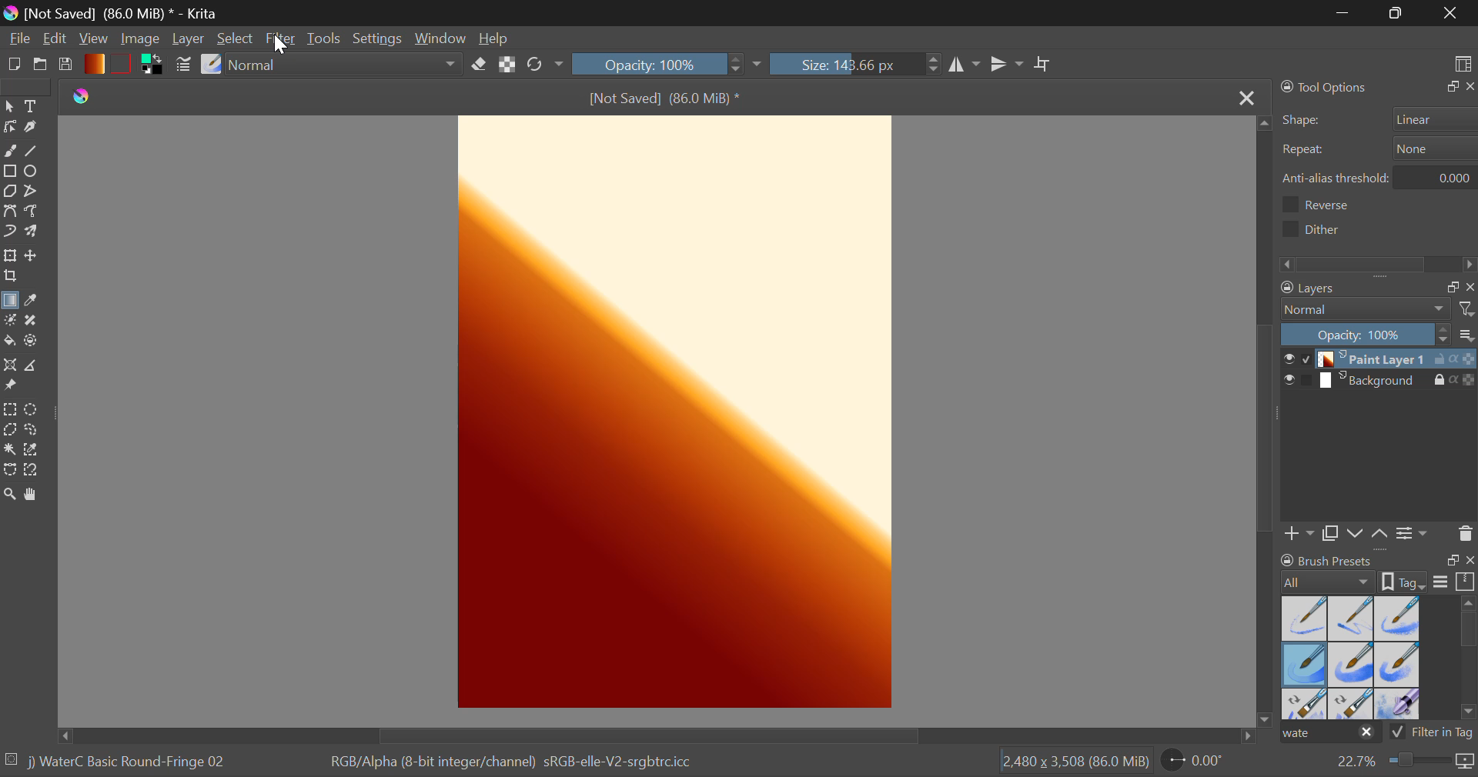 The width and height of the screenshot is (1478, 777). What do you see at coordinates (18, 37) in the screenshot?
I see `File` at bounding box center [18, 37].